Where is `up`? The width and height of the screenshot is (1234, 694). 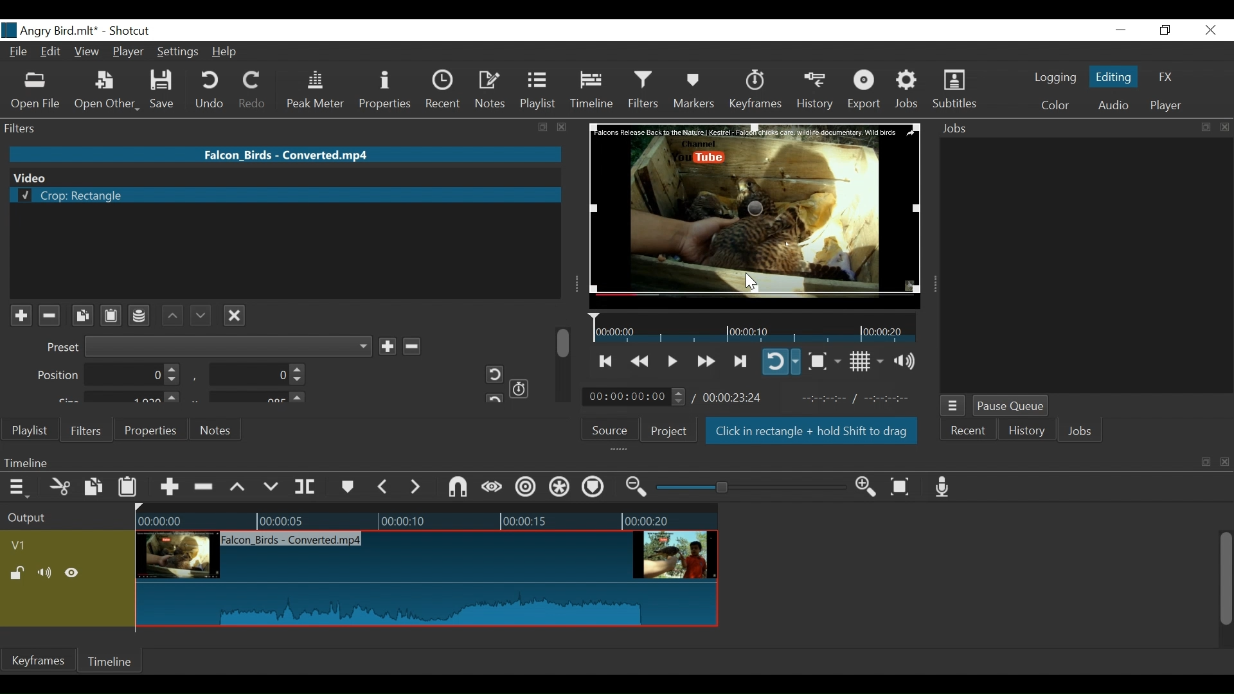 up is located at coordinates (173, 315).